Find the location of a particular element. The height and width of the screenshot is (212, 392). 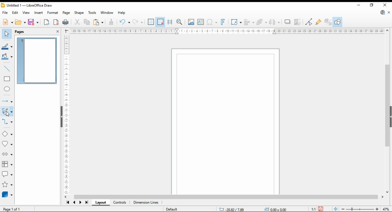

print is located at coordinates (66, 22).